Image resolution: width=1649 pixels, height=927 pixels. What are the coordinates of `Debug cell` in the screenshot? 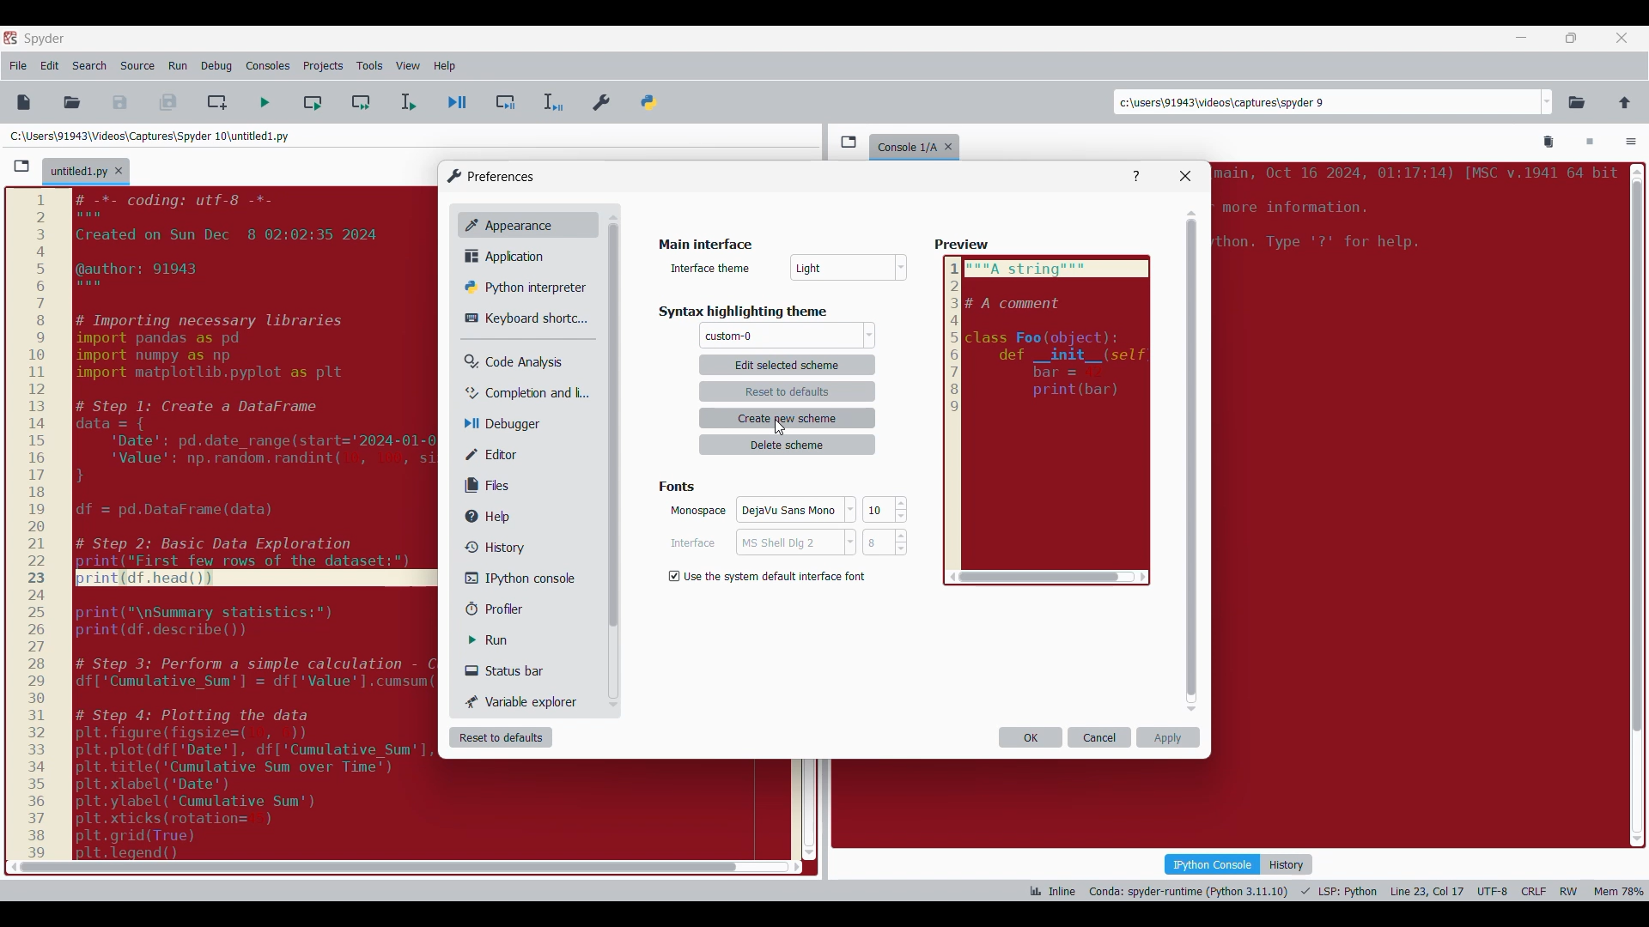 It's located at (506, 102).